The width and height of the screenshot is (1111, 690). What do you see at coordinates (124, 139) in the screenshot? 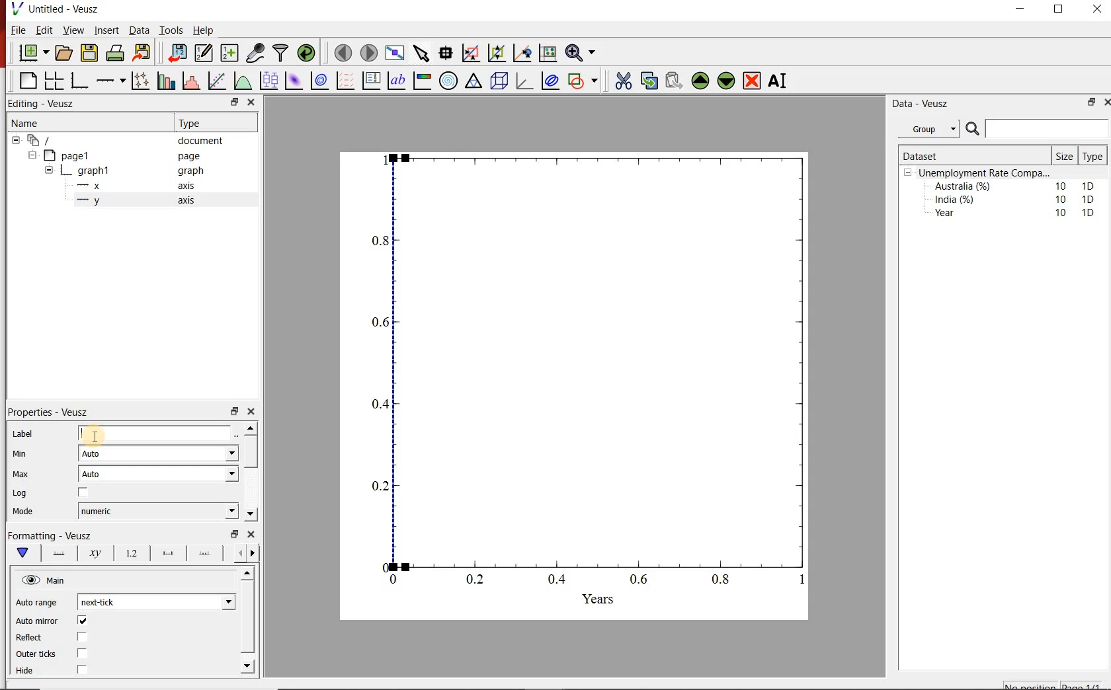
I see `‘document` at bounding box center [124, 139].